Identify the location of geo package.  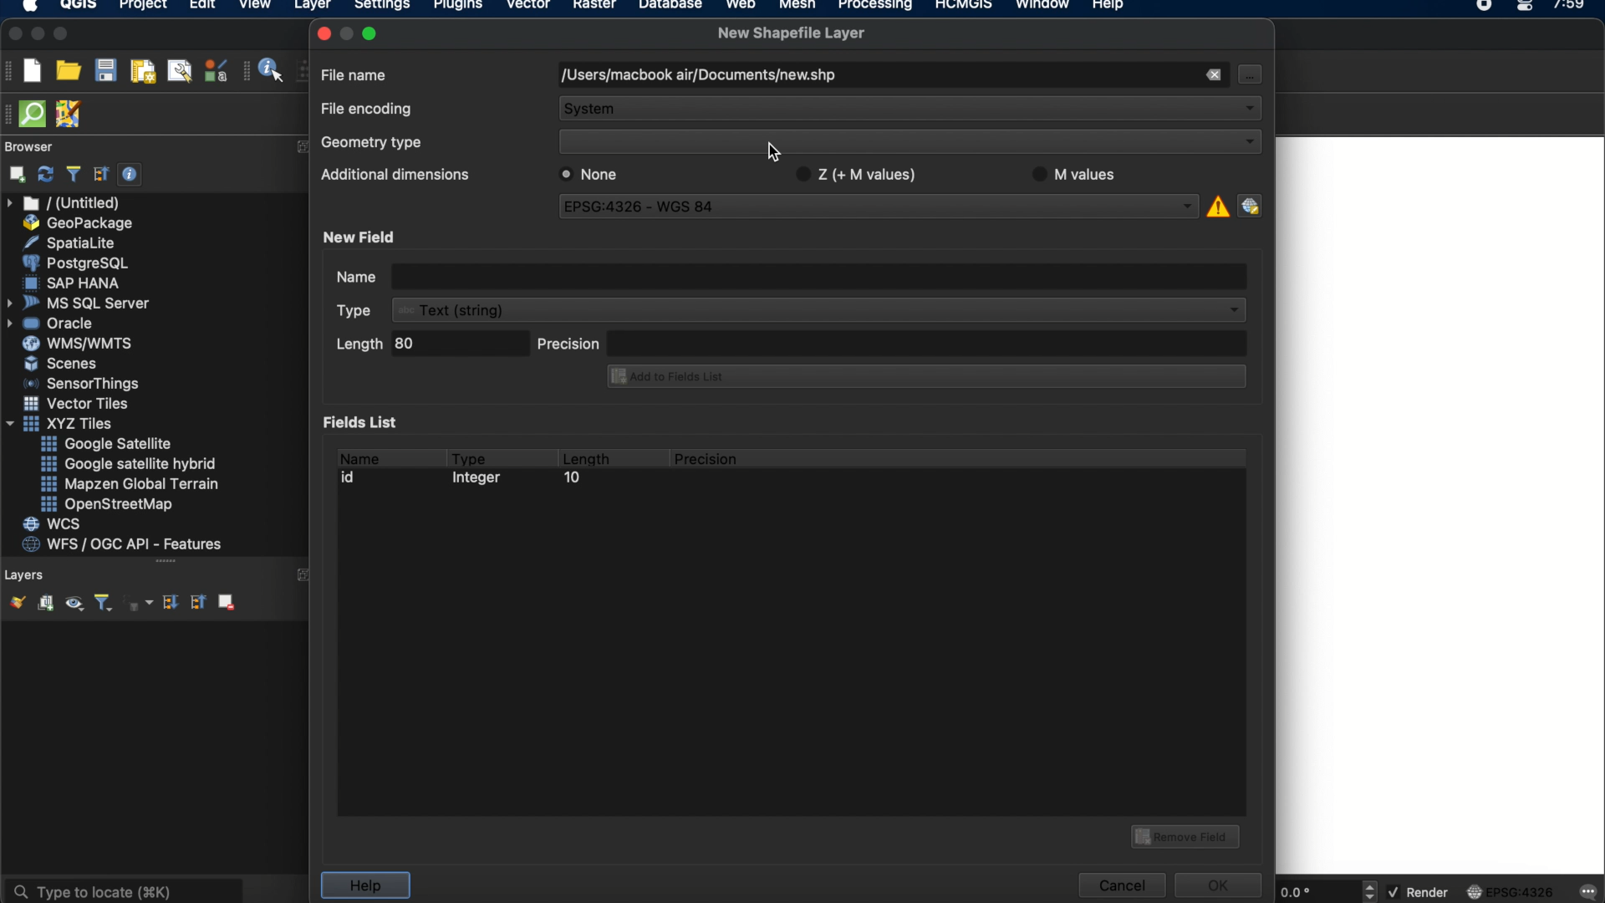
(76, 223).